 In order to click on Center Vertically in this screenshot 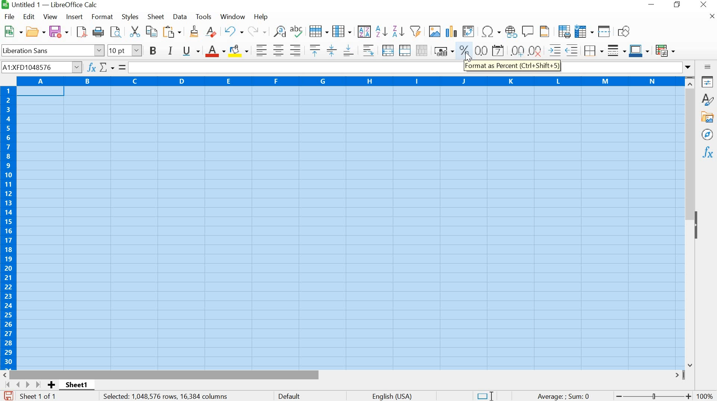, I will do `click(330, 51)`.